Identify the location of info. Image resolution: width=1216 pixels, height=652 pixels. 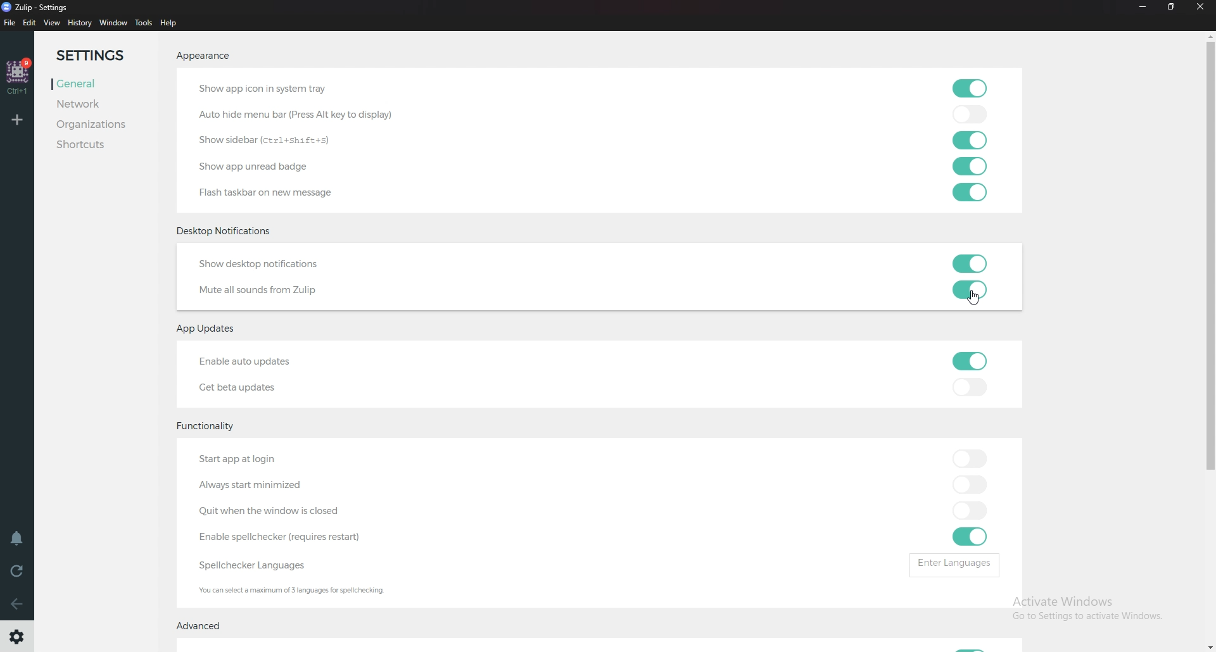
(297, 589).